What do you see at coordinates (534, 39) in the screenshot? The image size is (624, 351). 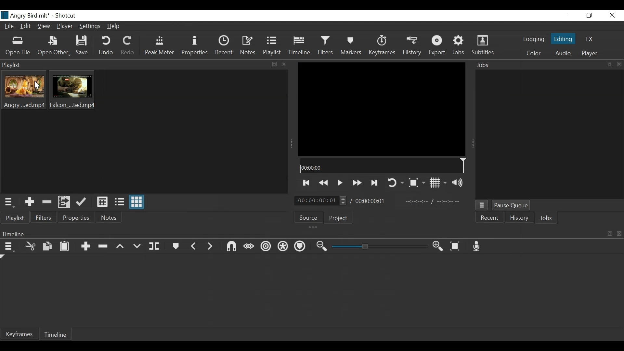 I see `logging` at bounding box center [534, 39].